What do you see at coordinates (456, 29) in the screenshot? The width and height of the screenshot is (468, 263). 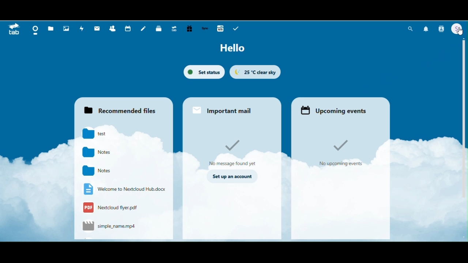 I see `Account icon` at bounding box center [456, 29].